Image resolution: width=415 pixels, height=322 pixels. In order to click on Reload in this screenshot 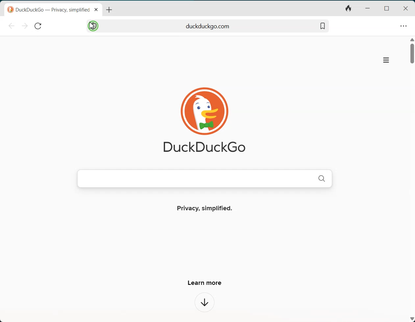, I will do `click(37, 25)`.